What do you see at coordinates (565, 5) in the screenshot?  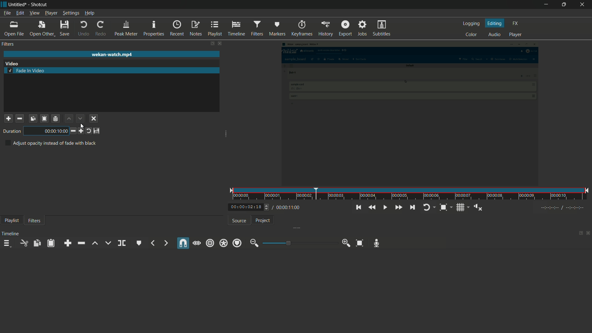 I see `maximize` at bounding box center [565, 5].